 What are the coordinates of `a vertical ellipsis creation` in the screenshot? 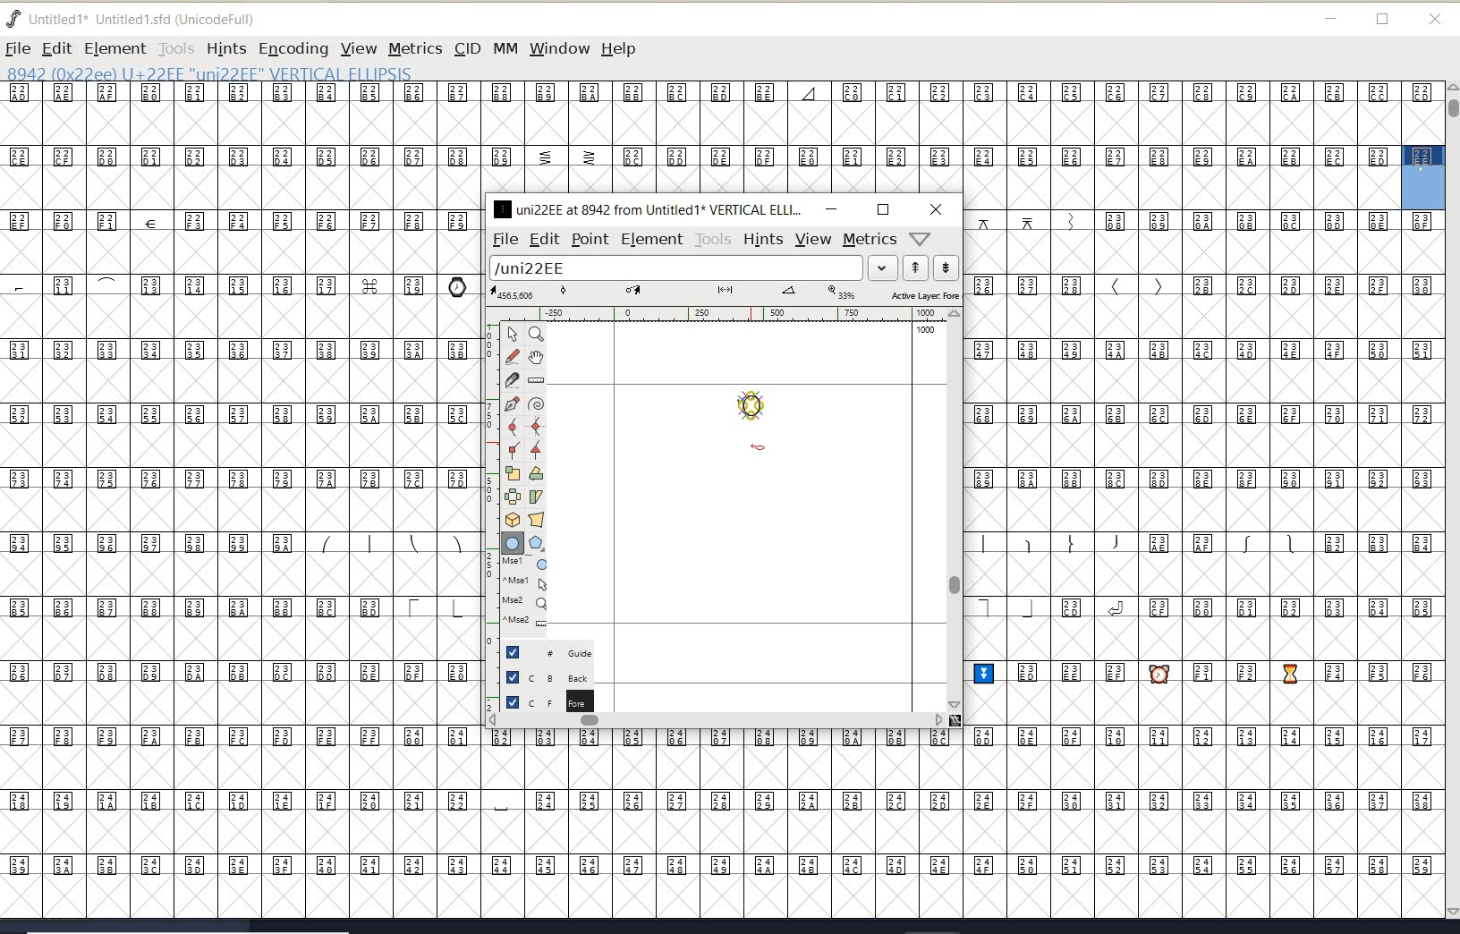 It's located at (756, 409).